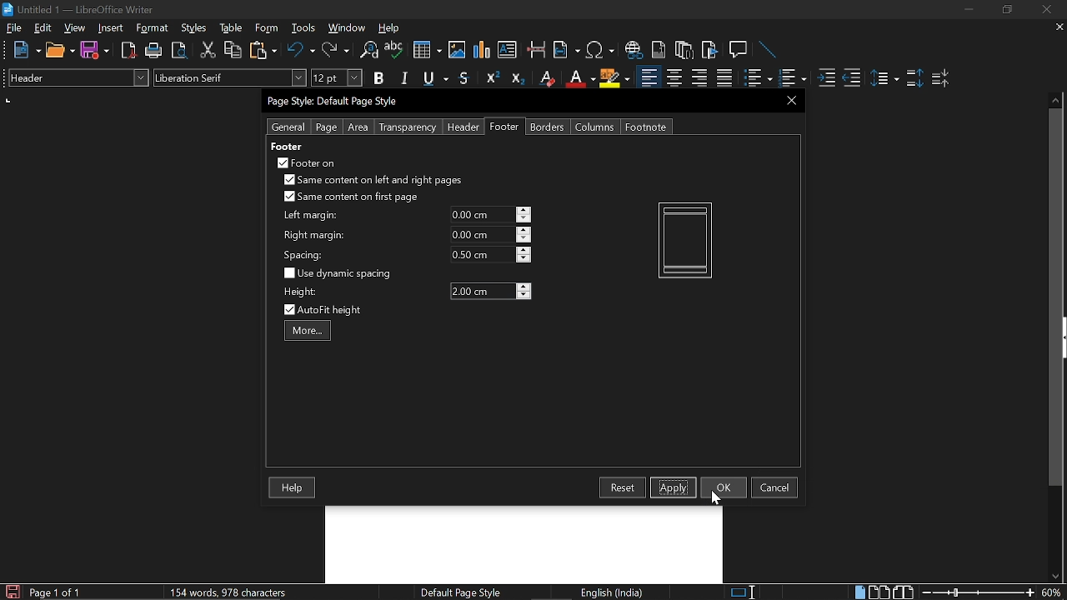  I want to click on Close current tab, so click(1056, 27).